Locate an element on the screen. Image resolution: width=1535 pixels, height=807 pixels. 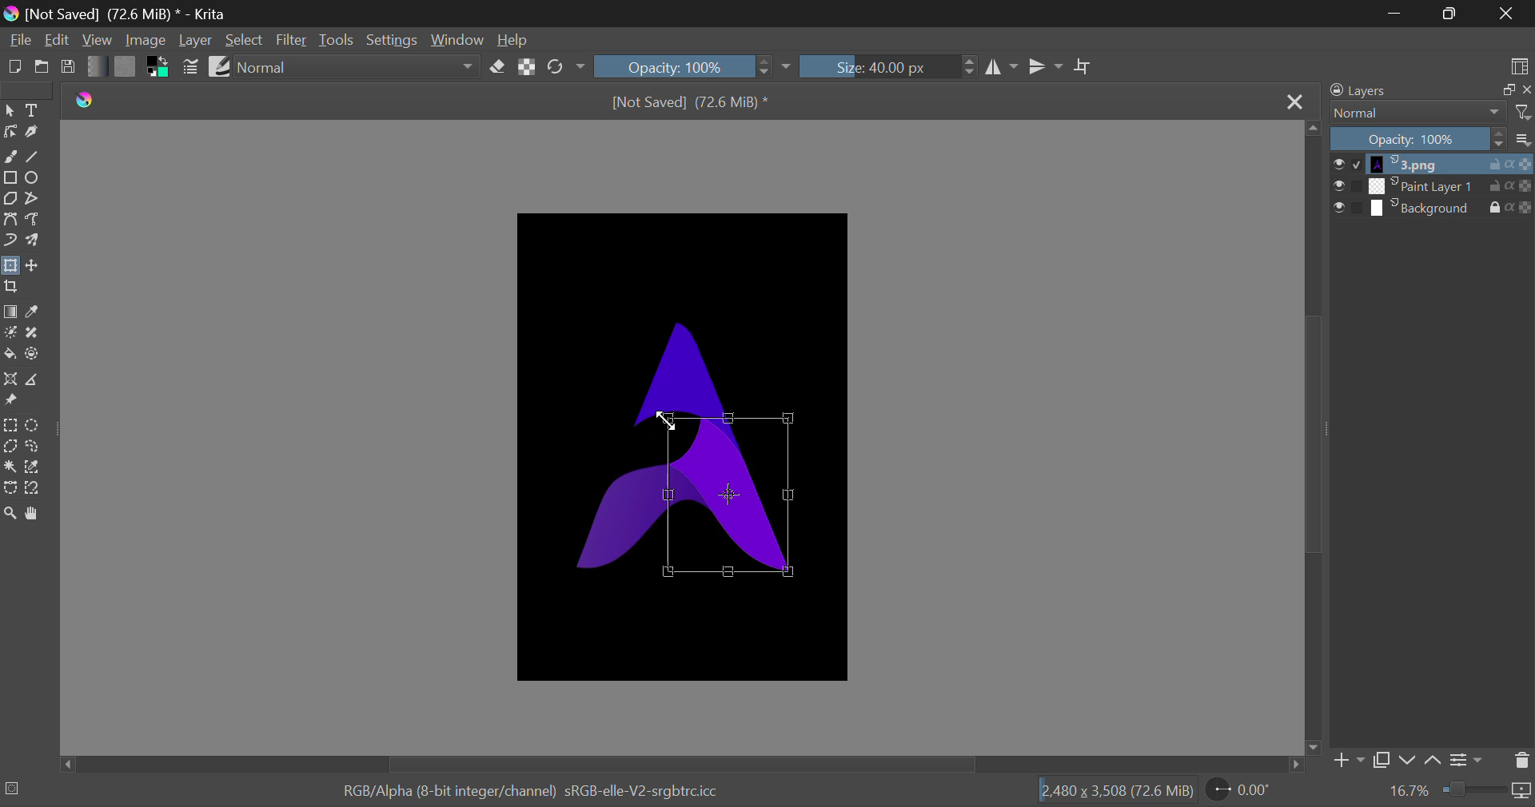
[2.480 x 3,508 (71.4 MiB) is located at coordinates (1119, 792).